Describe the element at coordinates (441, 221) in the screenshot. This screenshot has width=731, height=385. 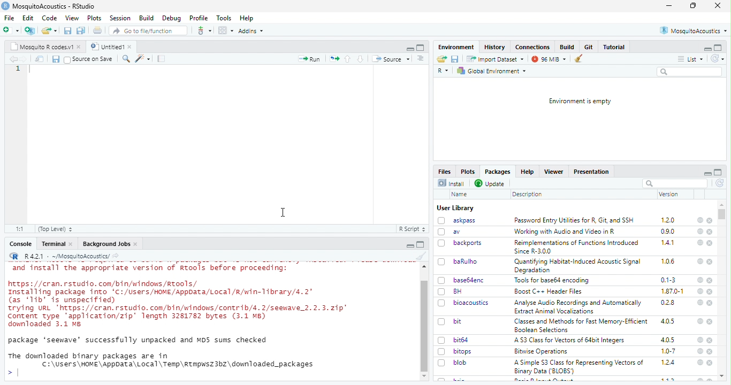
I see `checkbox` at that location.